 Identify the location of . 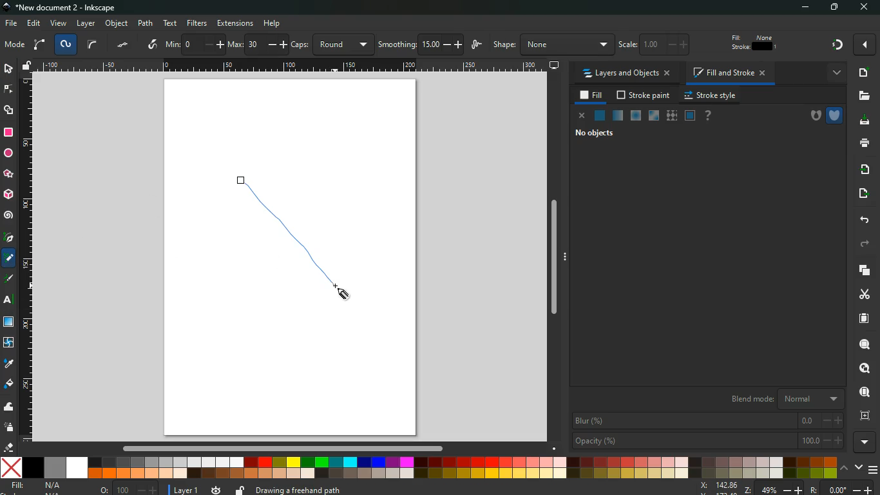
(863, 8).